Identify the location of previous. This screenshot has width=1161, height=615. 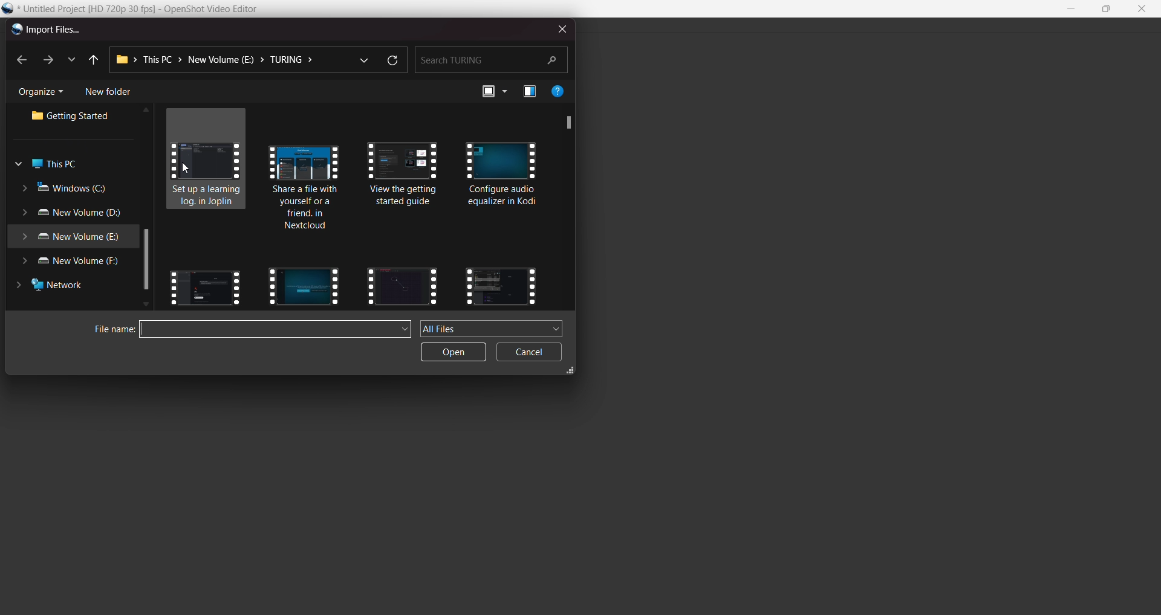
(92, 60).